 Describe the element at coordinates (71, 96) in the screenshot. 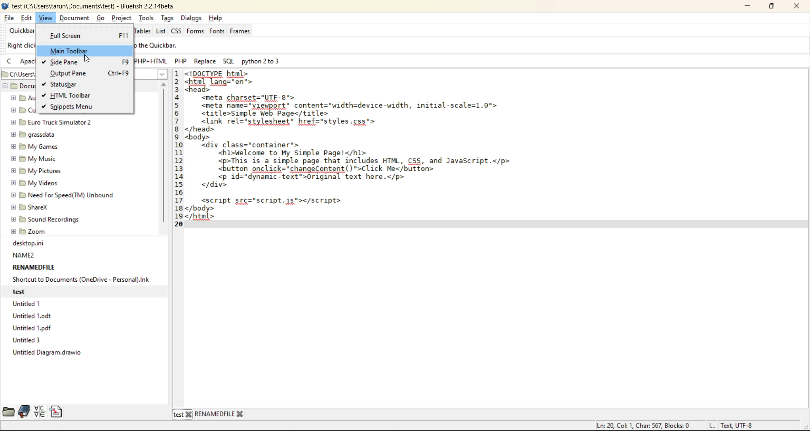

I see `html toolbar` at that location.